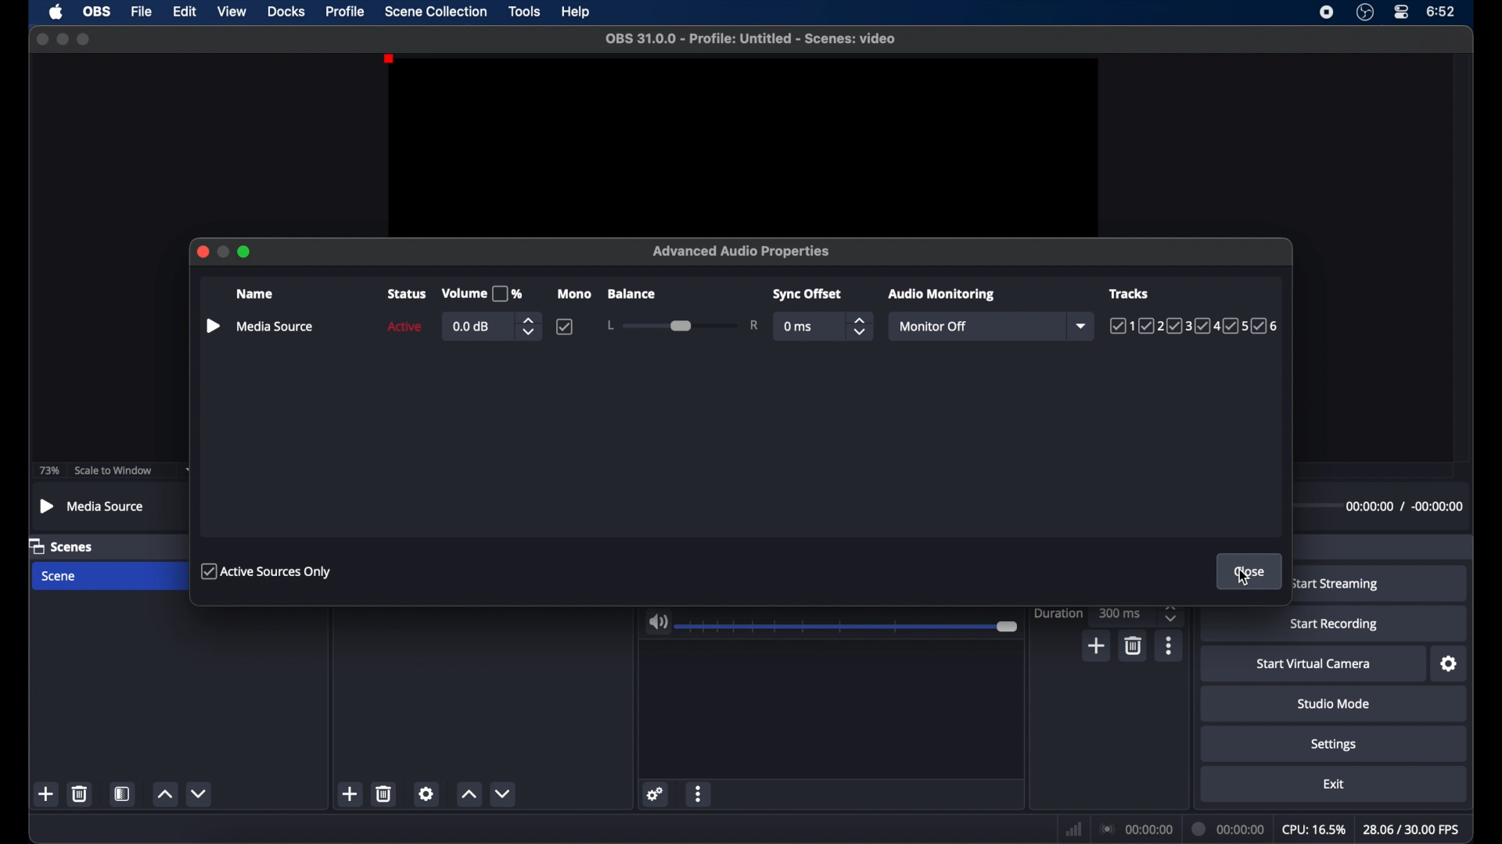 This screenshot has width=1502, height=844. What do you see at coordinates (224, 252) in the screenshot?
I see `minimize` at bounding box center [224, 252].